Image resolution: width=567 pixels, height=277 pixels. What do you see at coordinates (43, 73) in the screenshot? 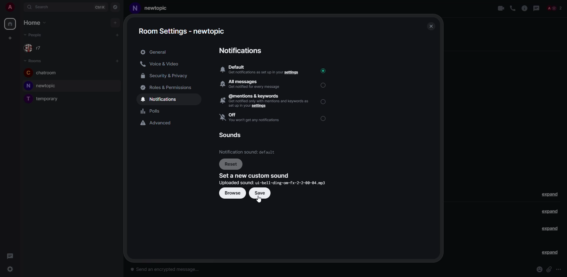
I see `room` at bounding box center [43, 73].